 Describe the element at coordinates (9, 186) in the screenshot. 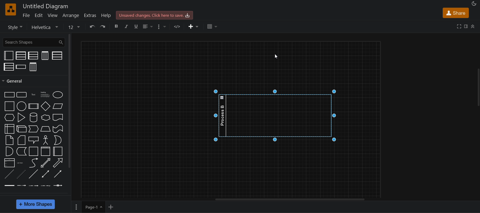

I see `link` at that location.